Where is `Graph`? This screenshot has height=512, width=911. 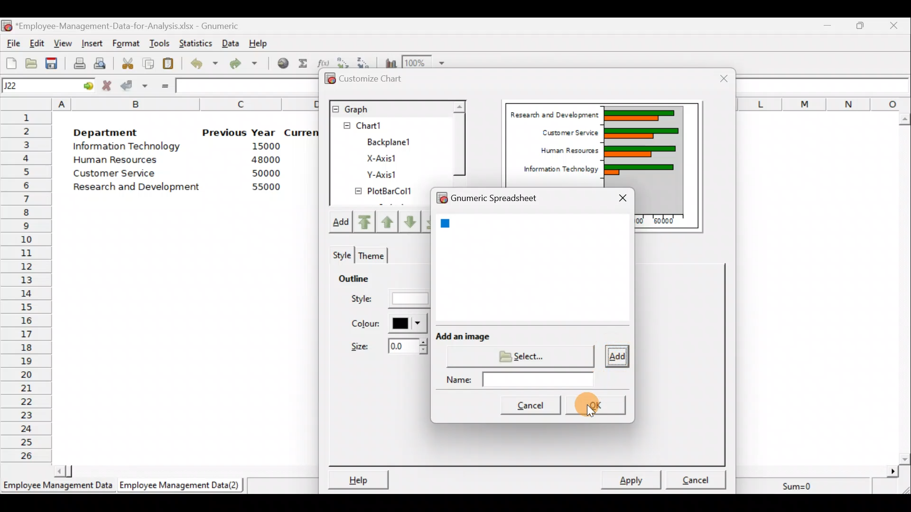
Graph is located at coordinates (390, 108).